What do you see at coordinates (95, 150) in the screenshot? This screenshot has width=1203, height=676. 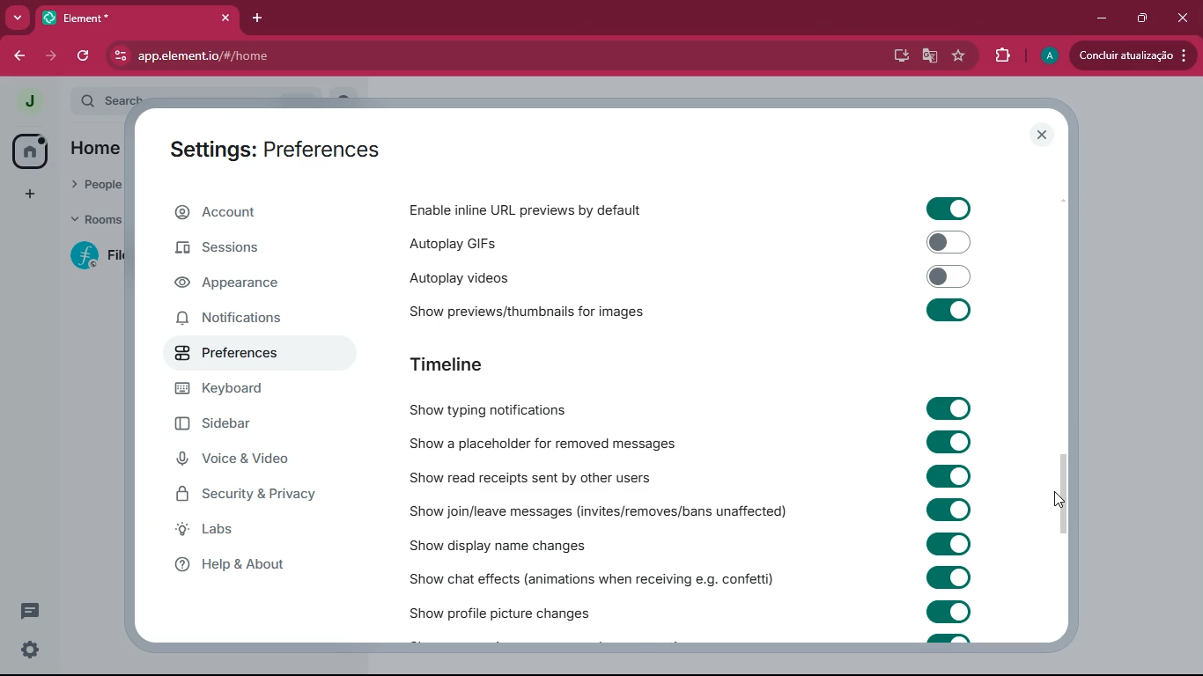 I see `home` at bounding box center [95, 150].